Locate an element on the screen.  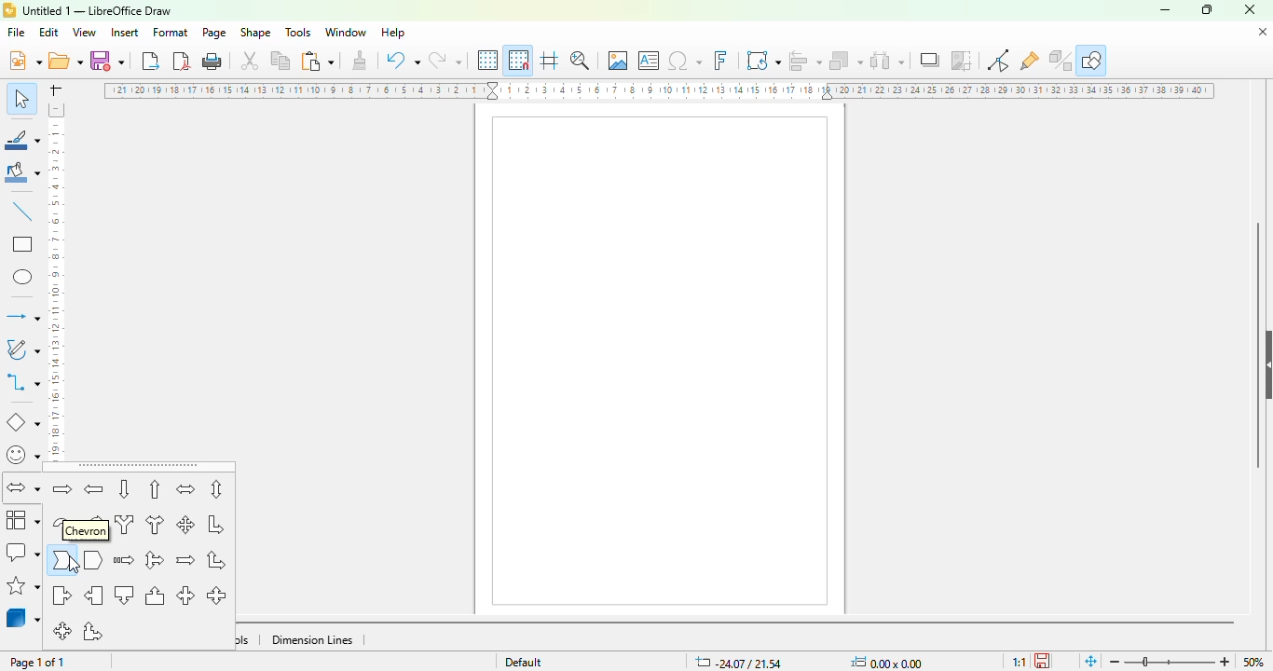
X&Y coordinates is located at coordinates (737, 662).